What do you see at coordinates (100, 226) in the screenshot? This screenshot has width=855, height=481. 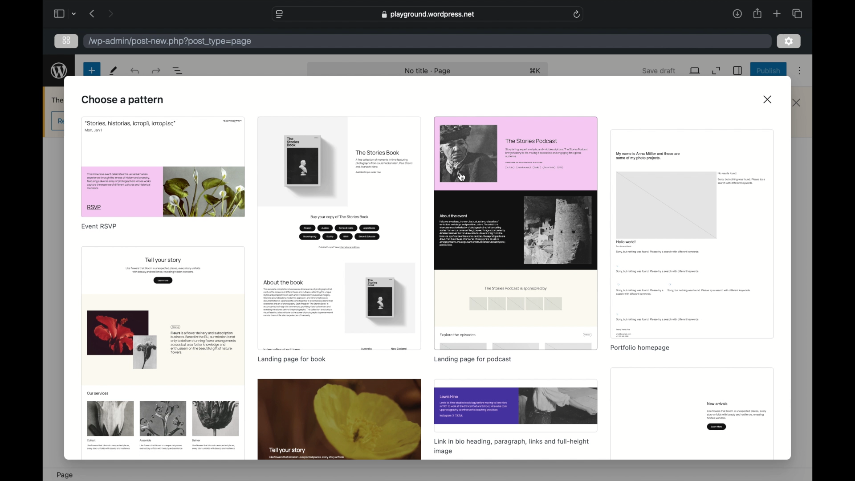 I see `event rsvp` at bounding box center [100, 226].